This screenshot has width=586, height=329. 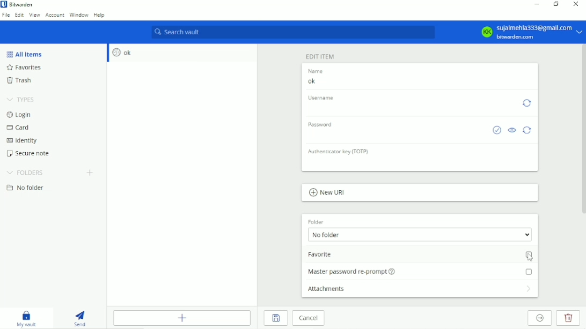 I want to click on Minimize, so click(x=537, y=4).